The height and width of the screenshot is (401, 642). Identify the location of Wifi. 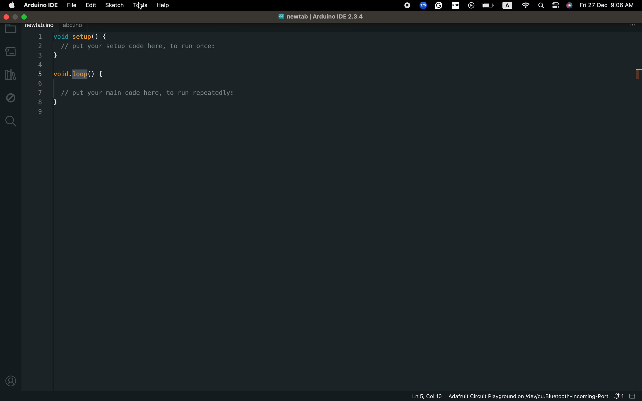
(526, 4).